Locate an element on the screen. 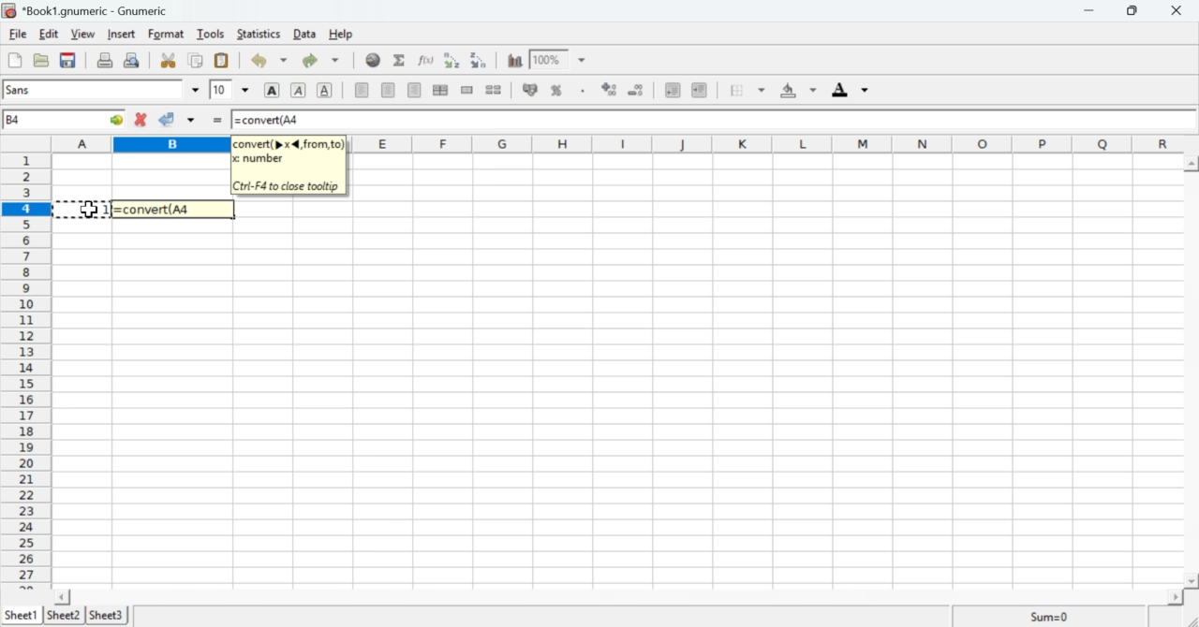 The height and width of the screenshot is (627, 1199). cursor is located at coordinates (89, 211).